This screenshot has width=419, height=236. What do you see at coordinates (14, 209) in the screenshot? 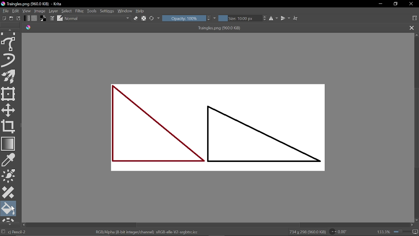
I see `cursor` at bounding box center [14, 209].